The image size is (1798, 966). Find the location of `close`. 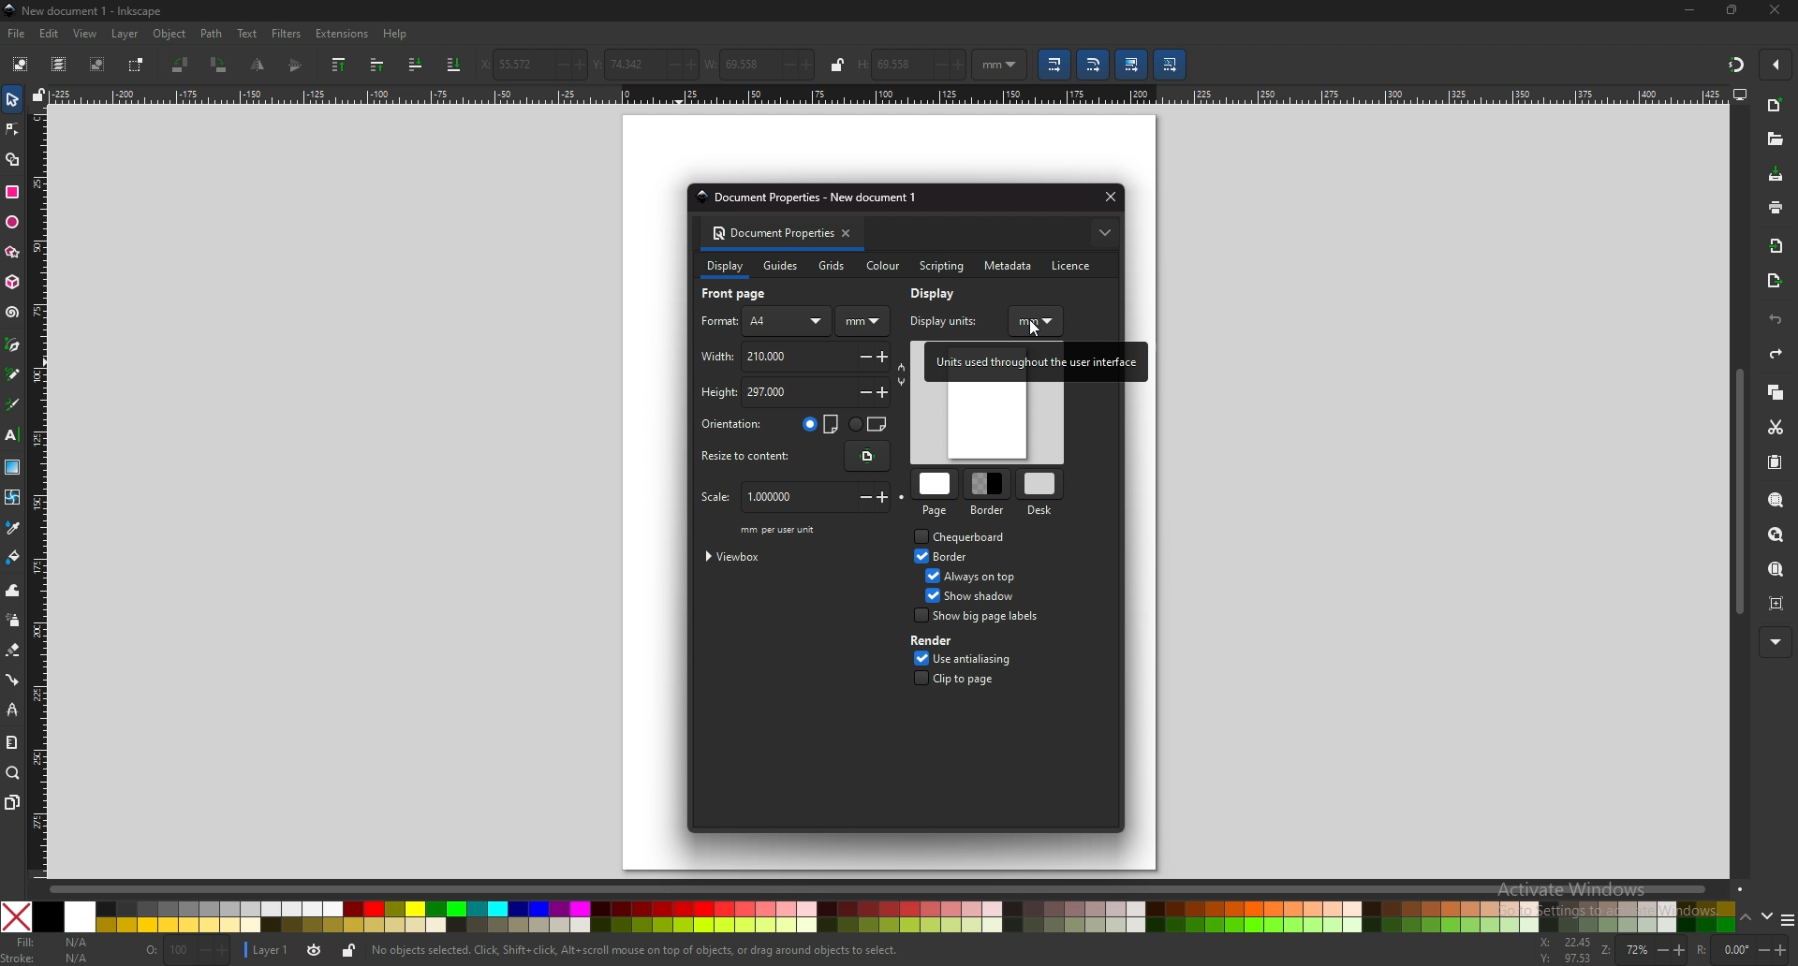

close is located at coordinates (1107, 197).